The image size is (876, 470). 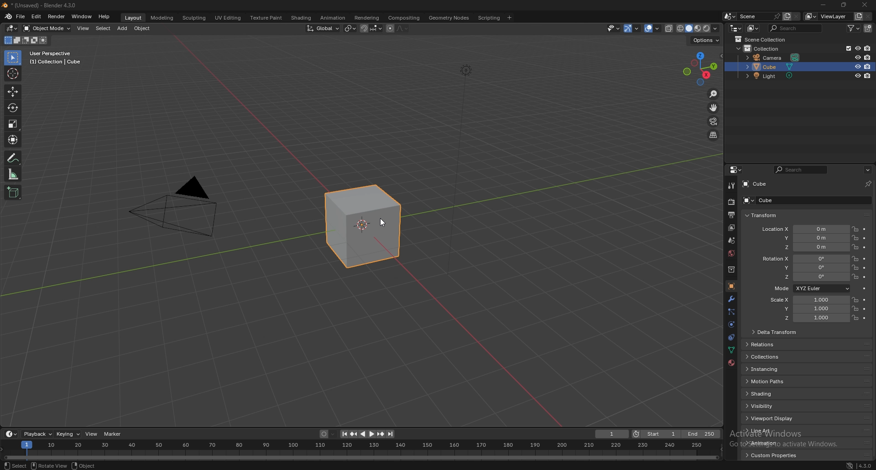 I want to click on keying, so click(x=68, y=434).